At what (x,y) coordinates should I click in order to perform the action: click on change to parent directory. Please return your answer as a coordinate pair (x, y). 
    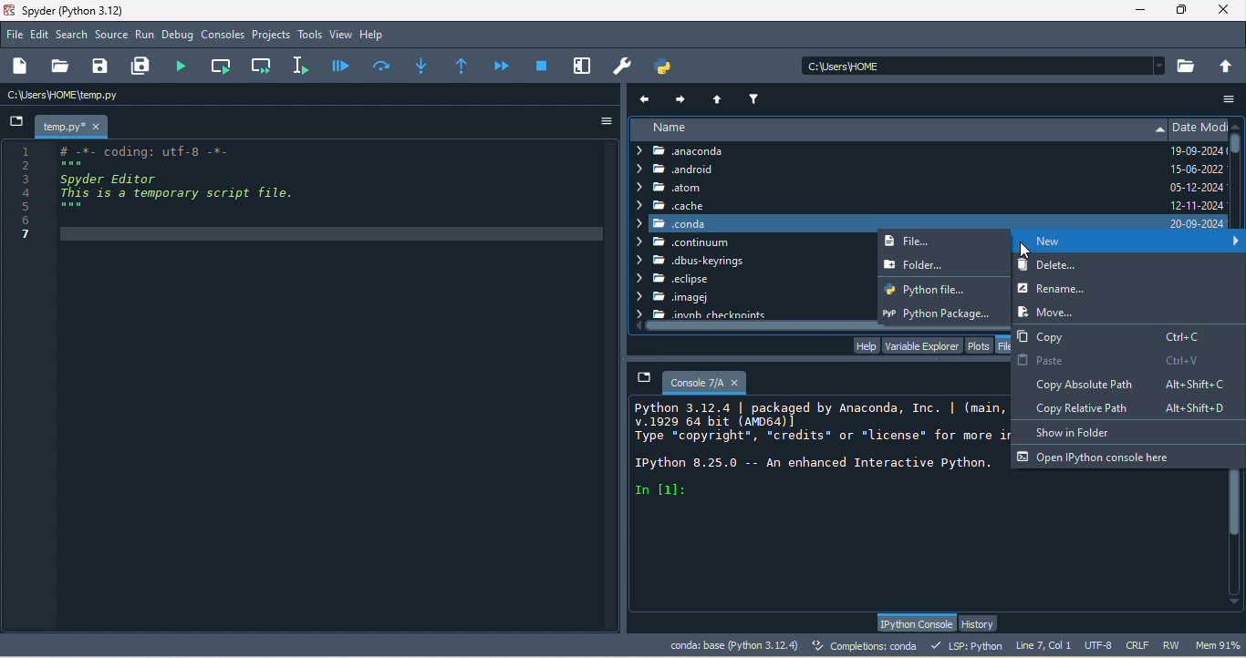
    Looking at the image, I should click on (1227, 65).